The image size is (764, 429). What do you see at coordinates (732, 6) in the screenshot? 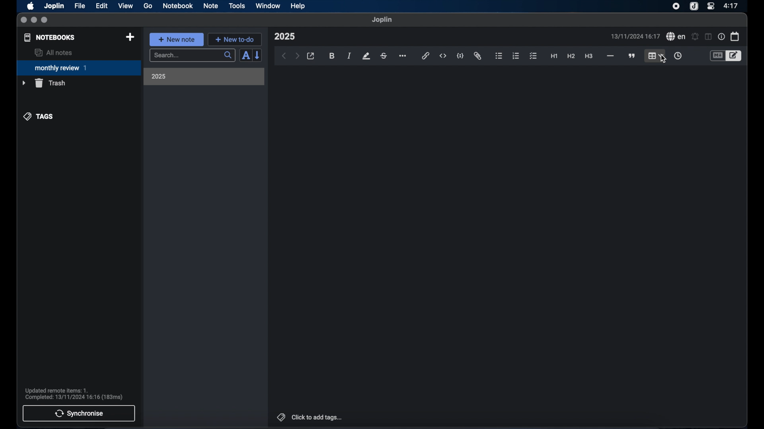
I see `time` at bounding box center [732, 6].